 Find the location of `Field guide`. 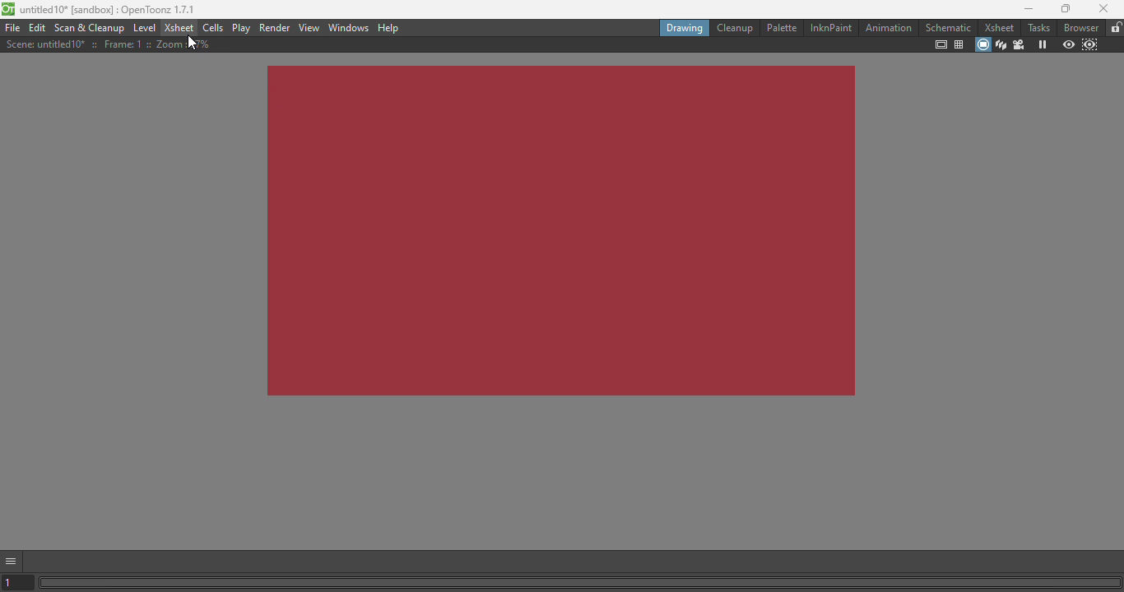

Field guide is located at coordinates (958, 46).